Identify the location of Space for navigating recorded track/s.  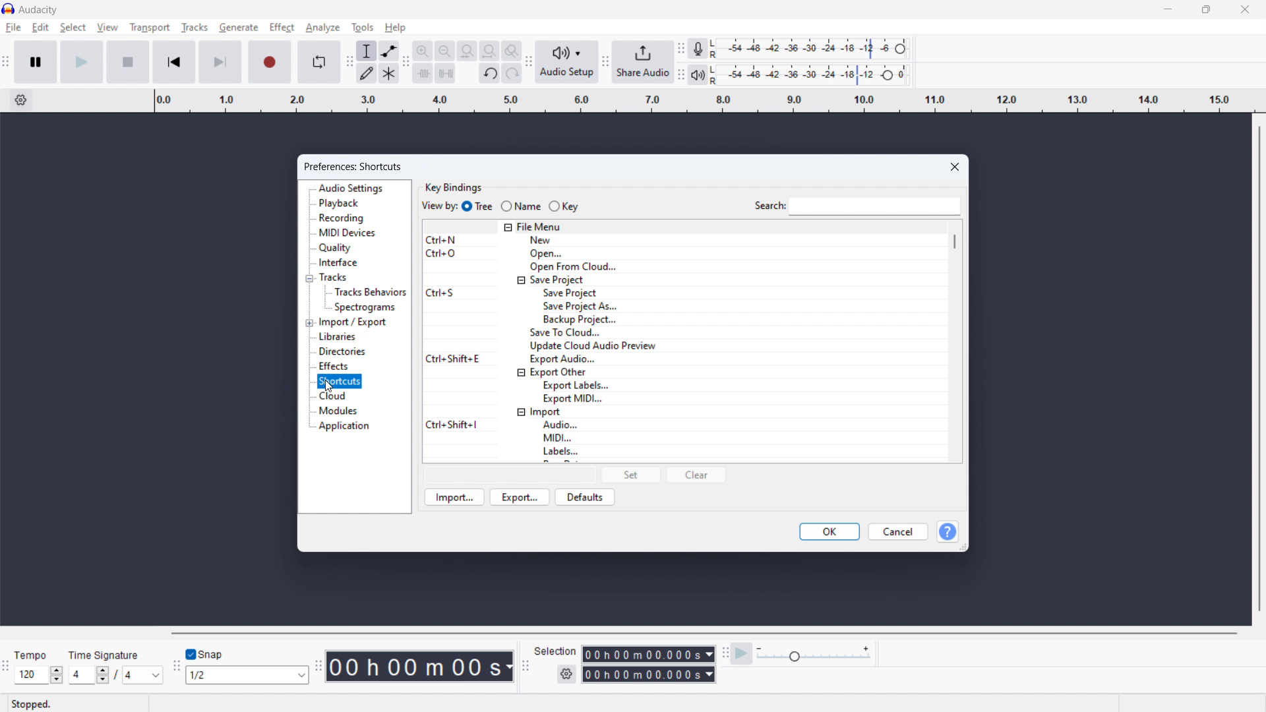
(1110, 371).